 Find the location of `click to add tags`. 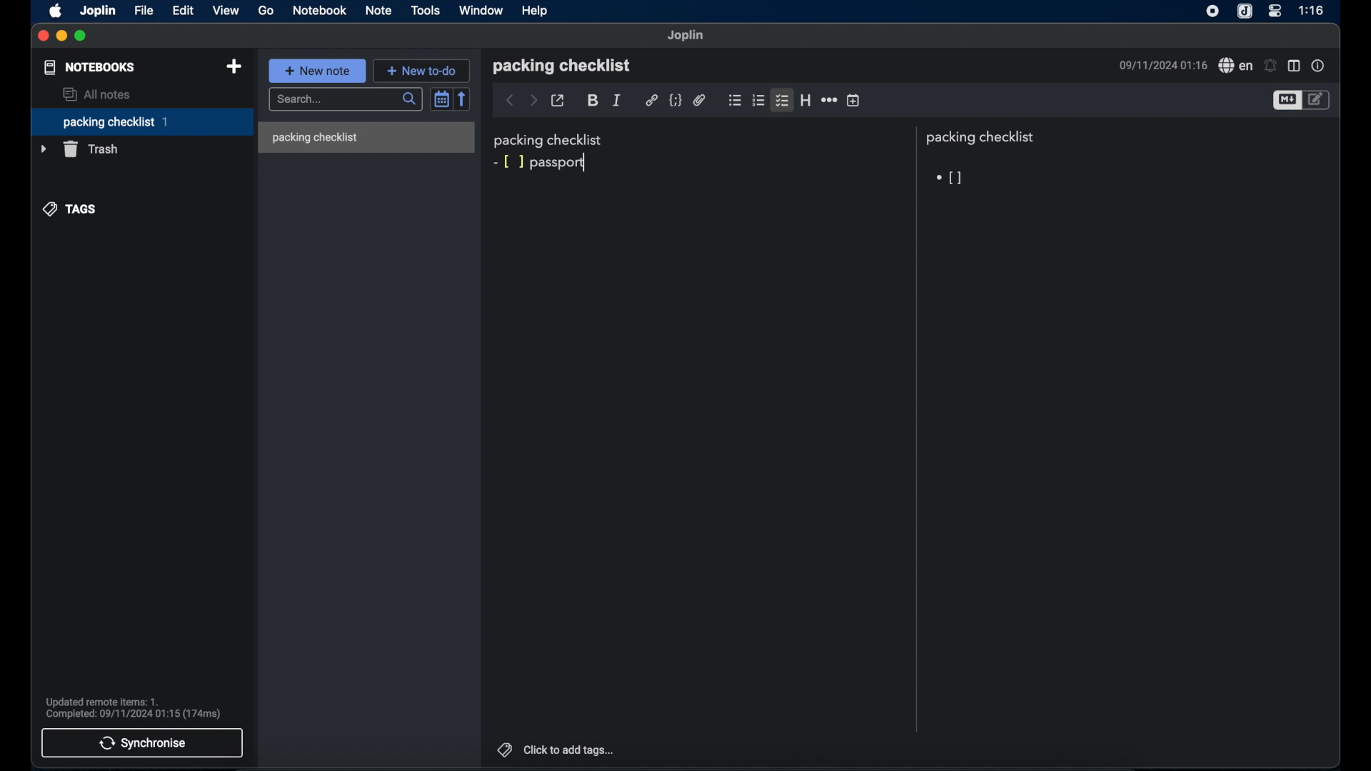

click to add tags is located at coordinates (556, 749).